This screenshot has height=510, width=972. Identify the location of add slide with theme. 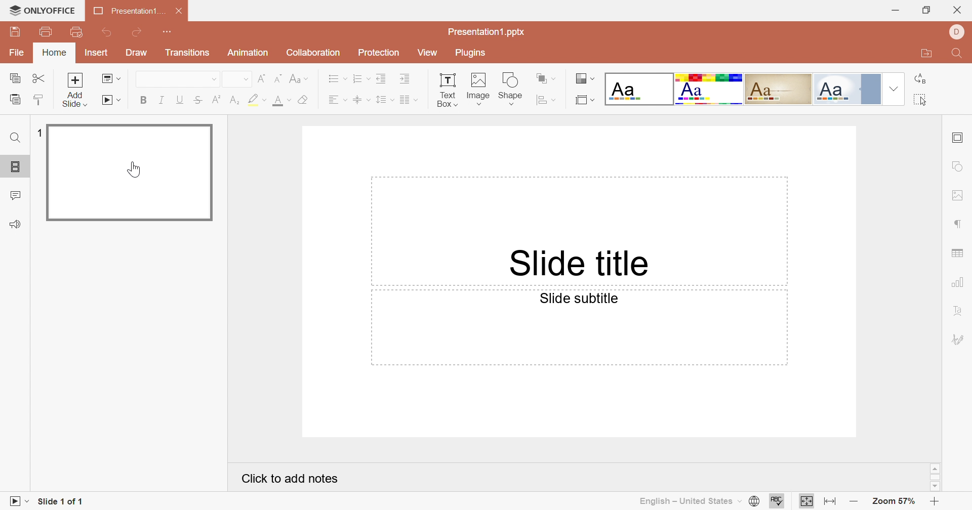
(74, 101).